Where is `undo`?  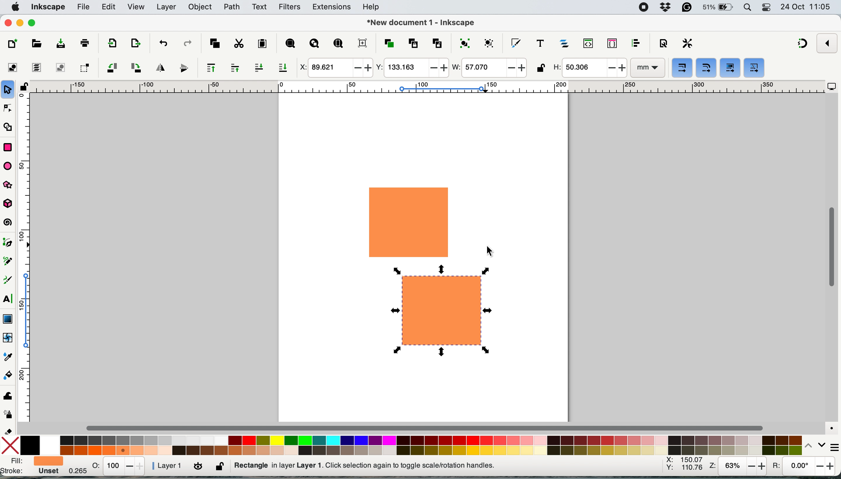 undo is located at coordinates (162, 43).